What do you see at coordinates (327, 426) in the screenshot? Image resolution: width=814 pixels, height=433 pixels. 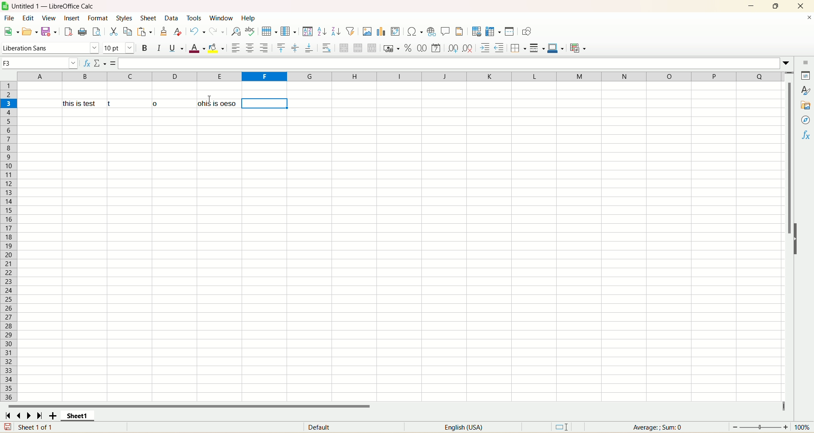 I see `default` at bounding box center [327, 426].